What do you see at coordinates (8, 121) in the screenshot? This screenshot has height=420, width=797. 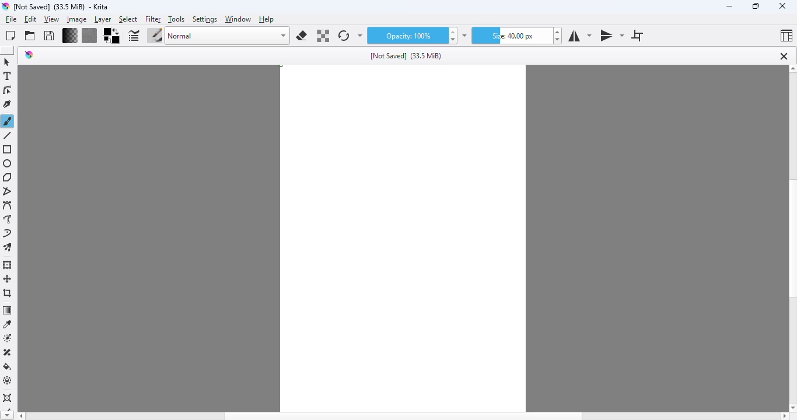 I see `freehand brush tool` at bounding box center [8, 121].